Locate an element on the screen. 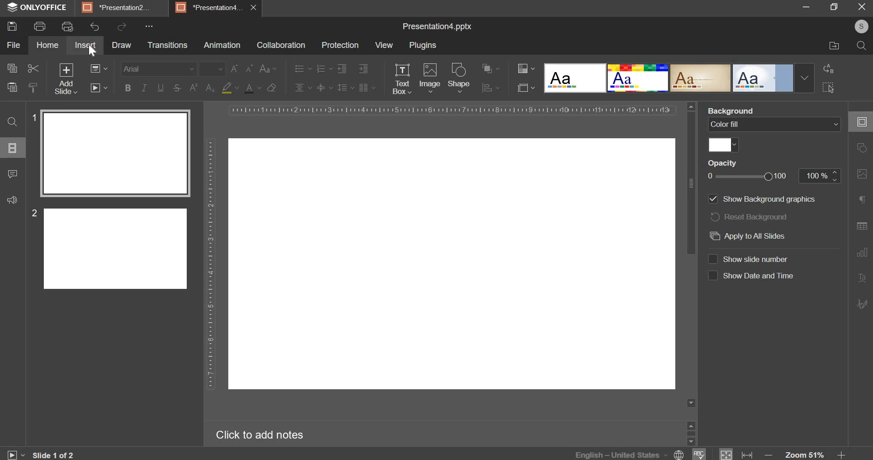 The width and height of the screenshot is (873, 460). click is located at coordinates (833, 89).